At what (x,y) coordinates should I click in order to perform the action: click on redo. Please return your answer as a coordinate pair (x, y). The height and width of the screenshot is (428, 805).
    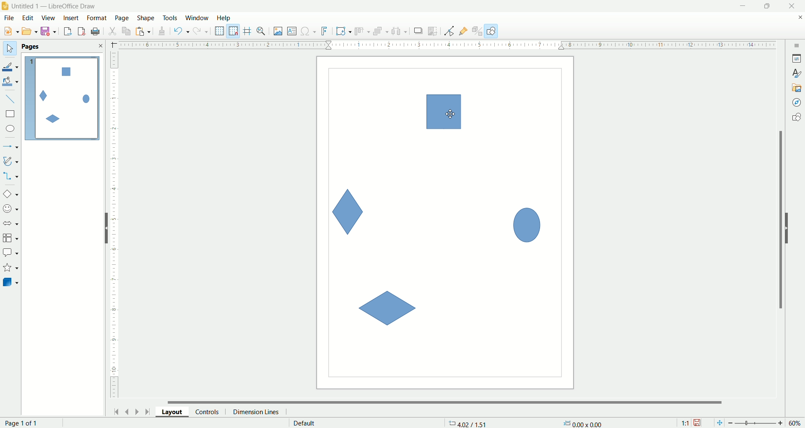
    Looking at the image, I should click on (203, 31).